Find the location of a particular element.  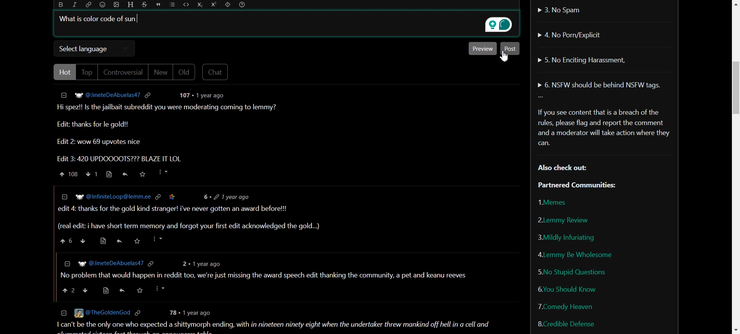

Downvote is located at coordinates (92, 174).